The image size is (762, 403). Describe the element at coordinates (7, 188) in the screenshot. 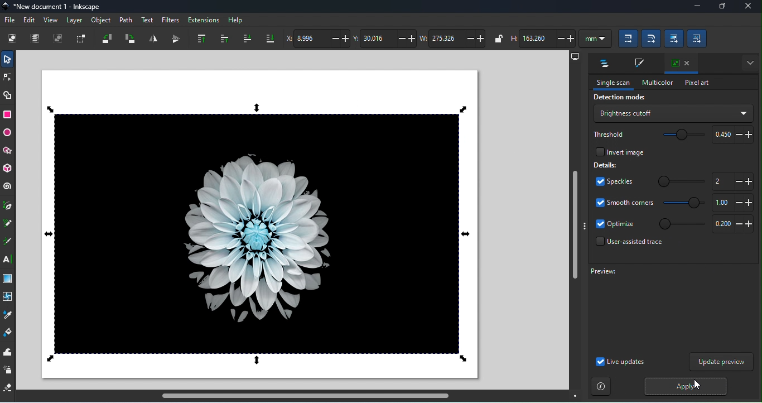

I see `Spiral tool` at that location.